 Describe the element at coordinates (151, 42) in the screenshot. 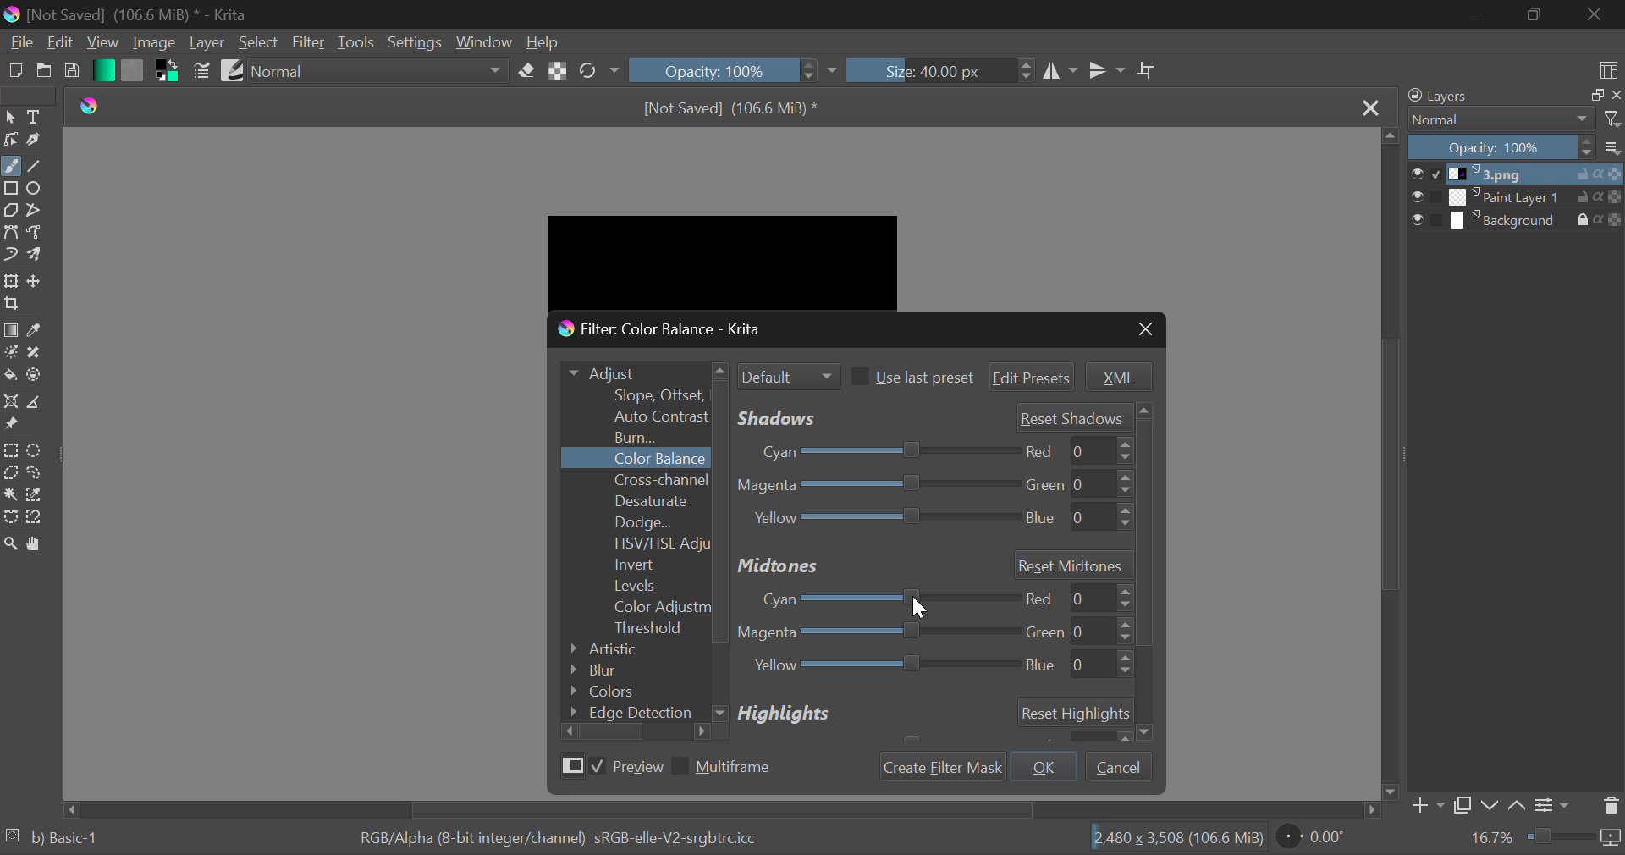

I see `Image` at that location.